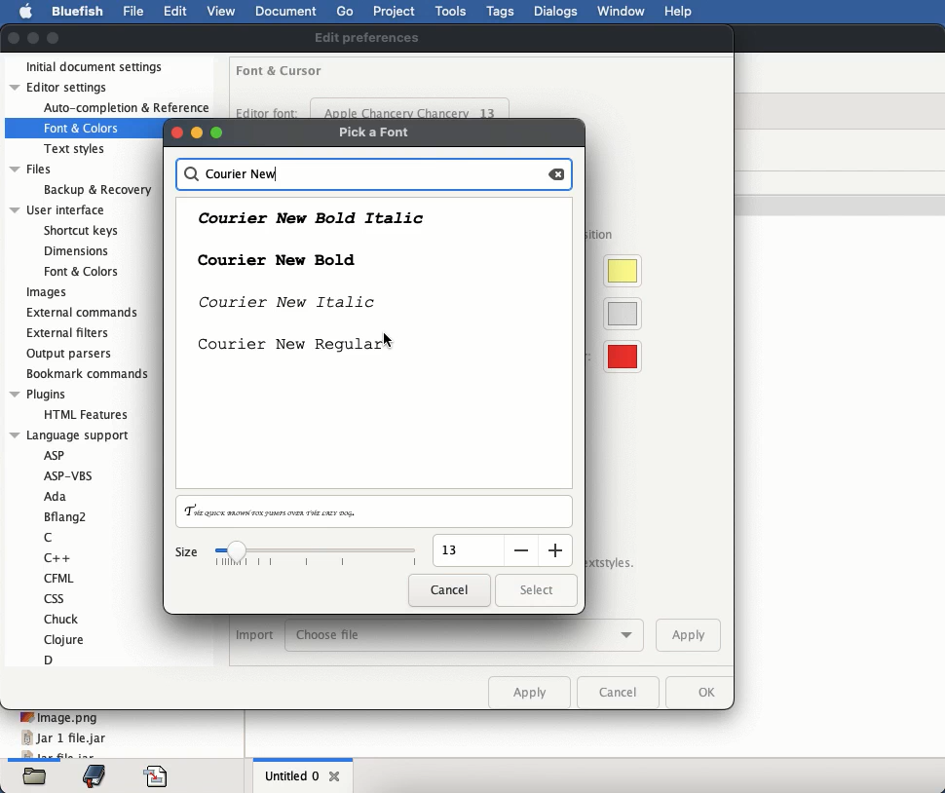  What do you see at coordinates (132, 11) in the screenshot?
I see `file` at bounding box center [132, 11].